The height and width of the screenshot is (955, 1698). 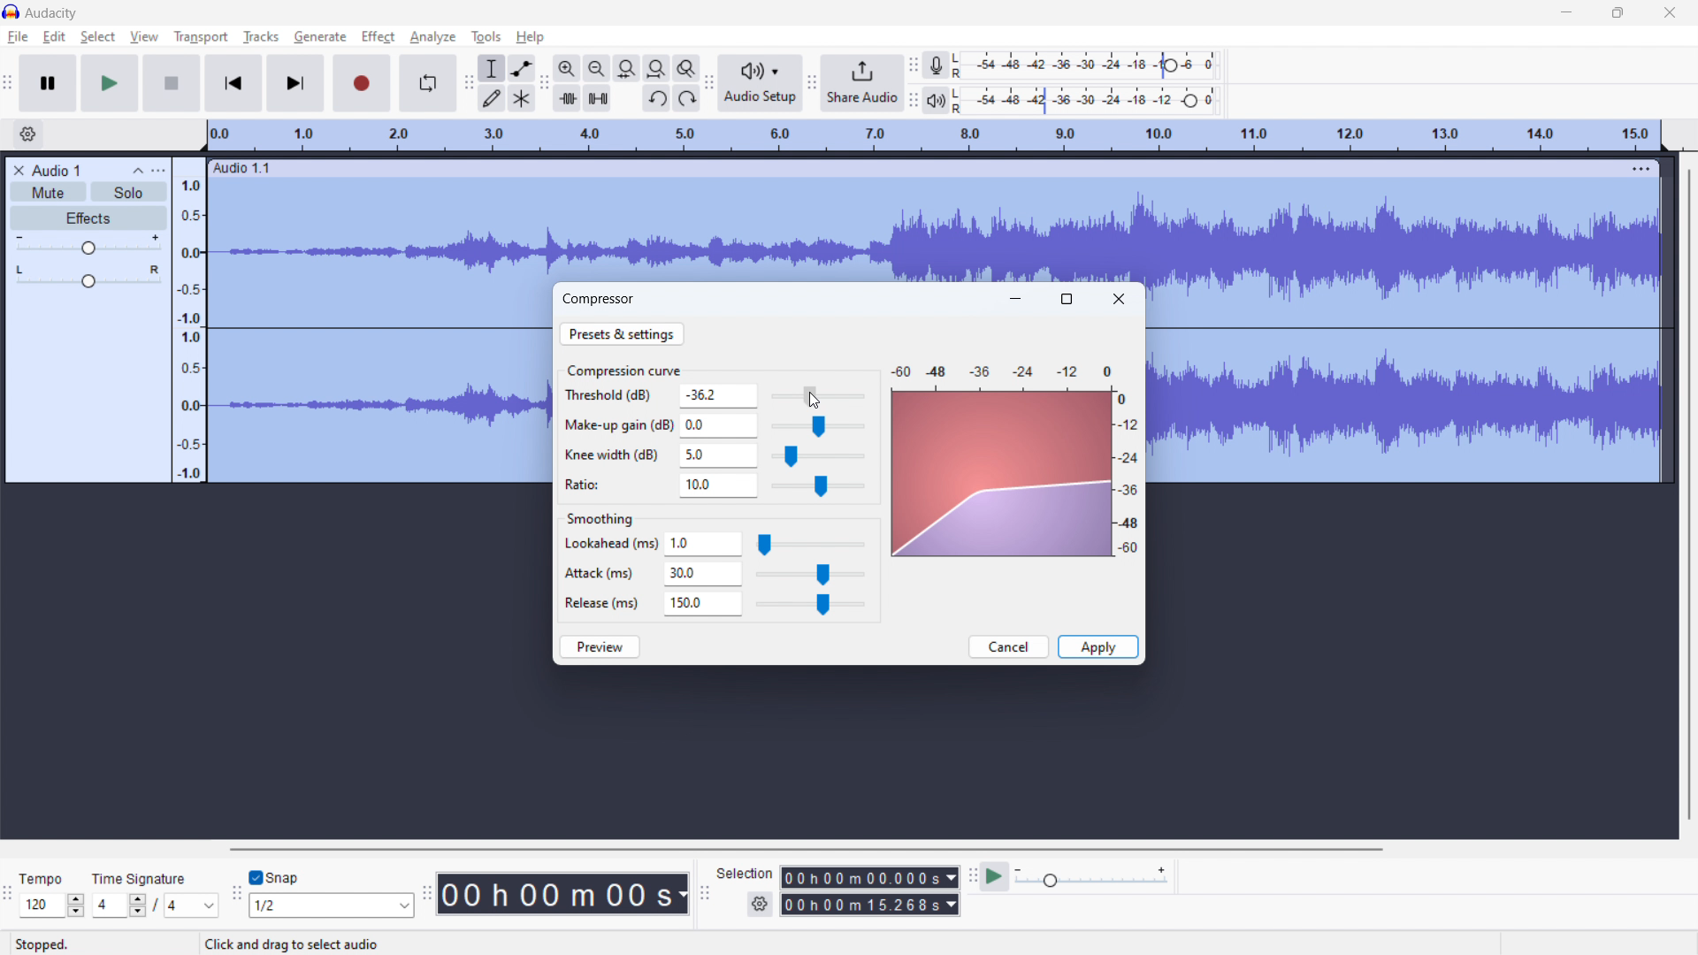 I want to click on attack slider, so click(x=810, y=576).